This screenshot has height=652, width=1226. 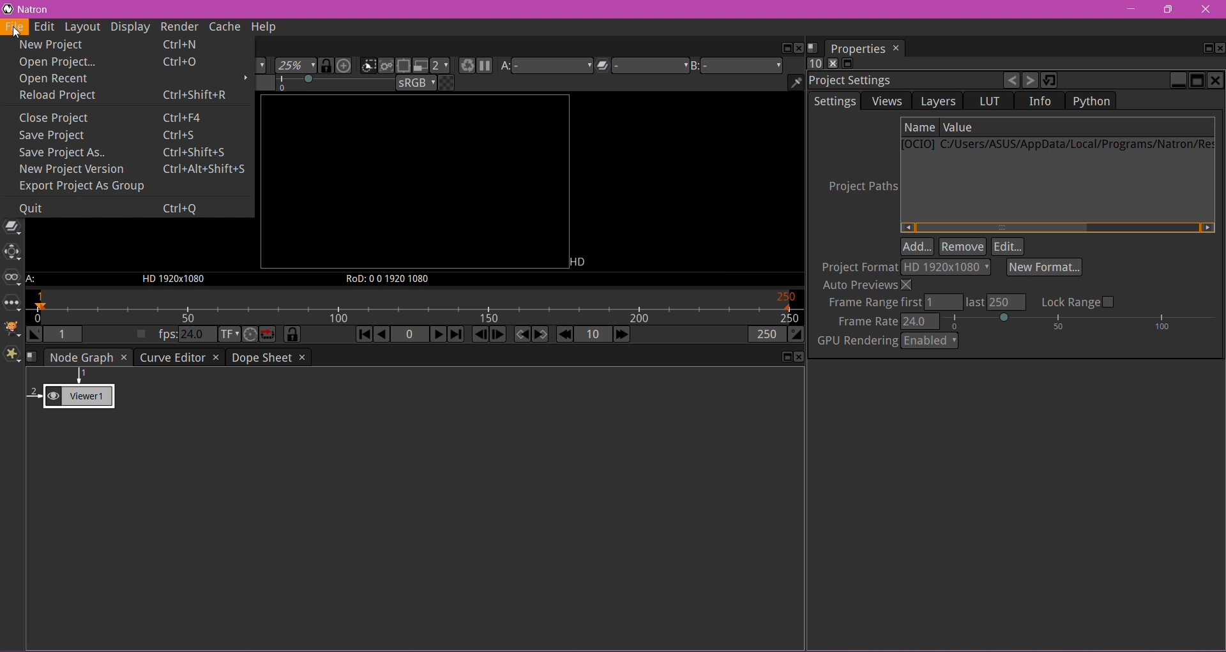 What do you see at coordinates (854, 81) in the screenshot?
I see `Project Settings` at bounding box center [854, 81].